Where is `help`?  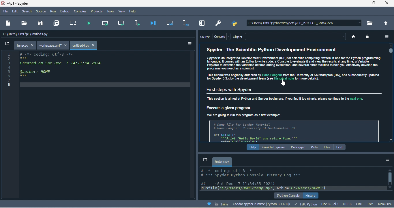
help is located at coordinates (135, 11).